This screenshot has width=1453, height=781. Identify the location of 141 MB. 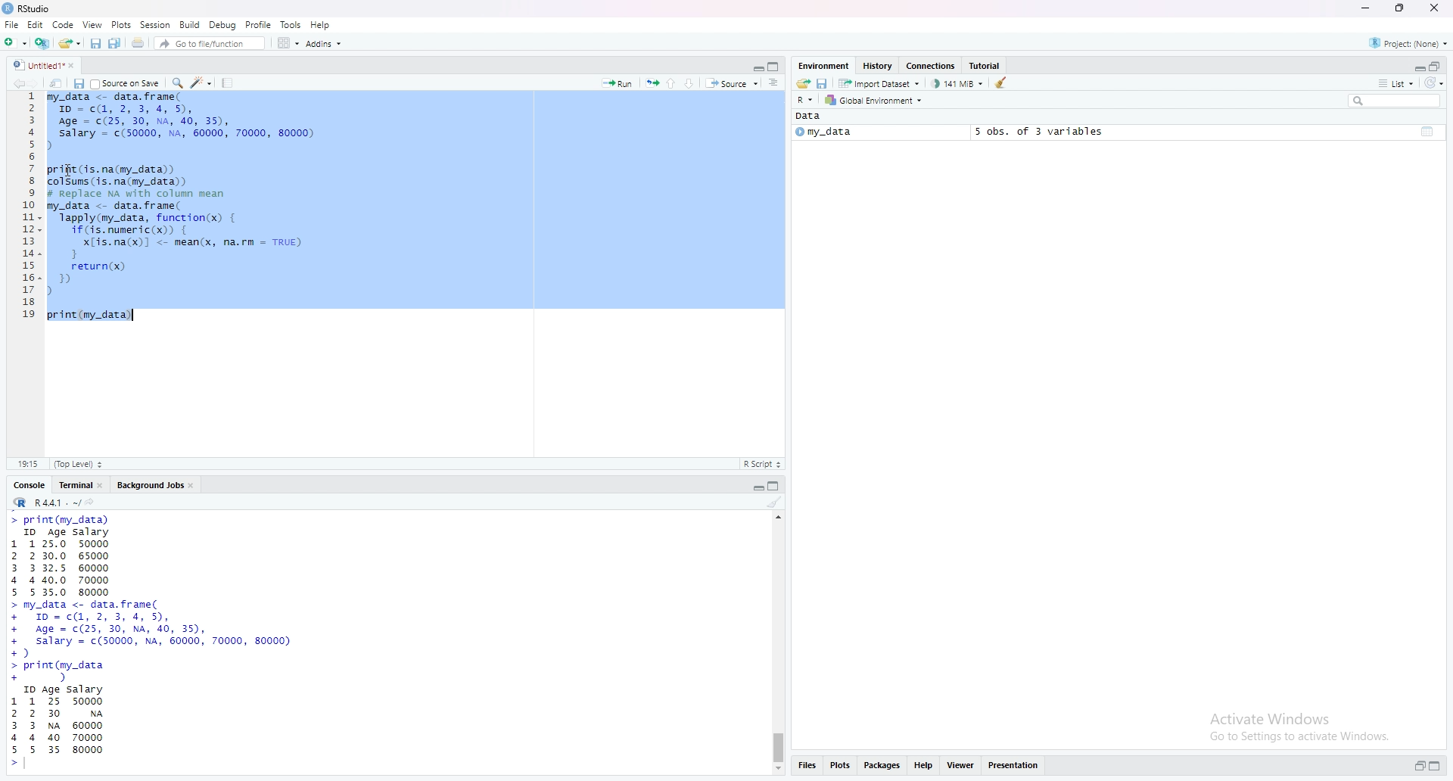
(959, 84).